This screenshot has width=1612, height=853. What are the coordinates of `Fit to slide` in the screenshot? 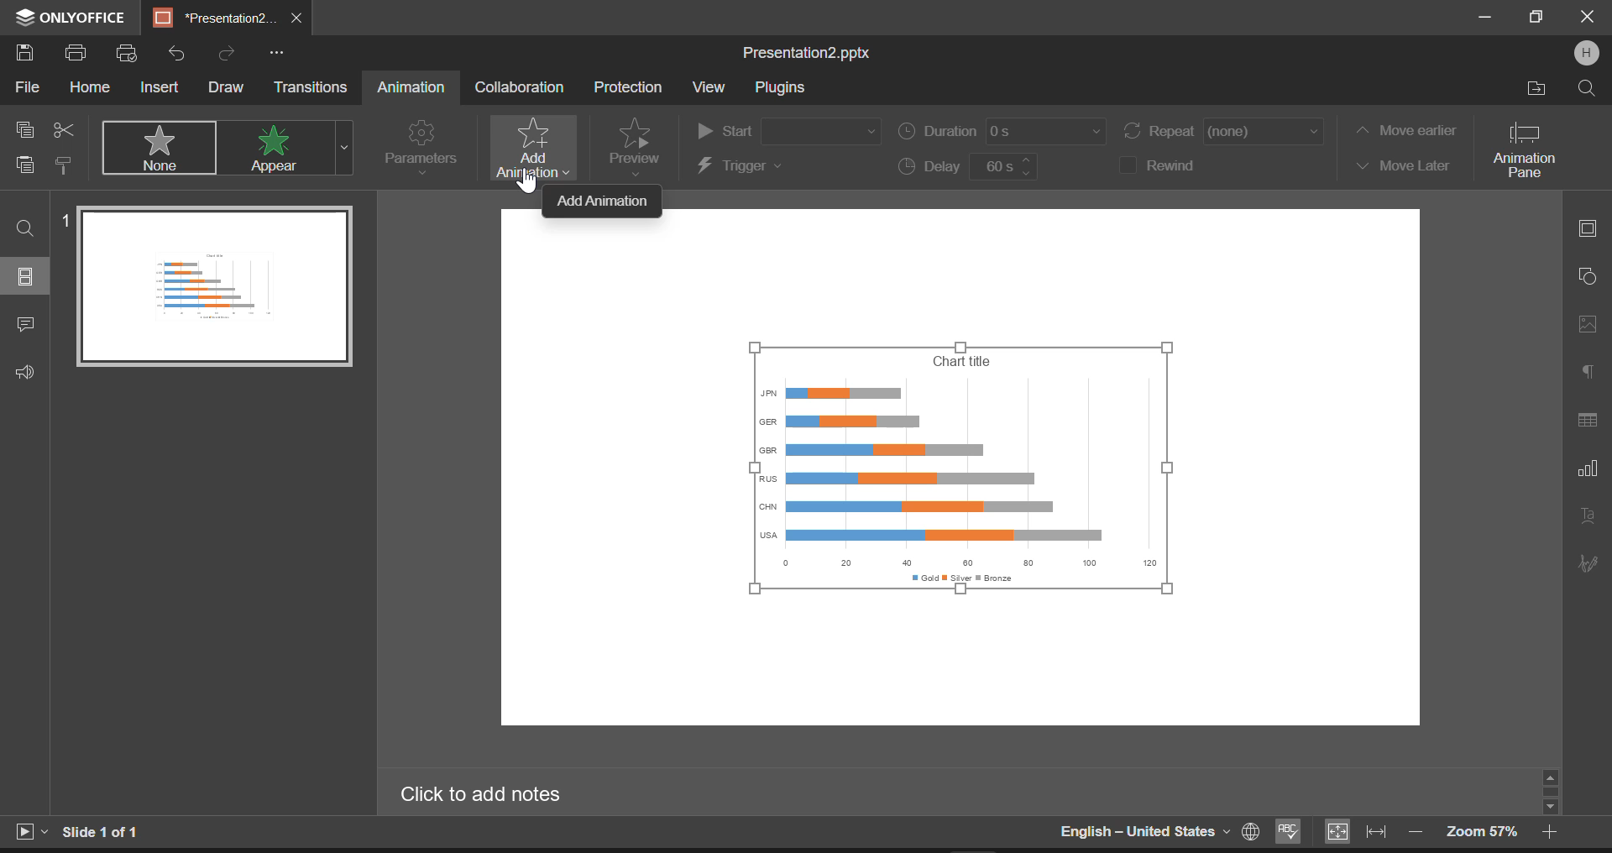 It's located at (1336, 832).